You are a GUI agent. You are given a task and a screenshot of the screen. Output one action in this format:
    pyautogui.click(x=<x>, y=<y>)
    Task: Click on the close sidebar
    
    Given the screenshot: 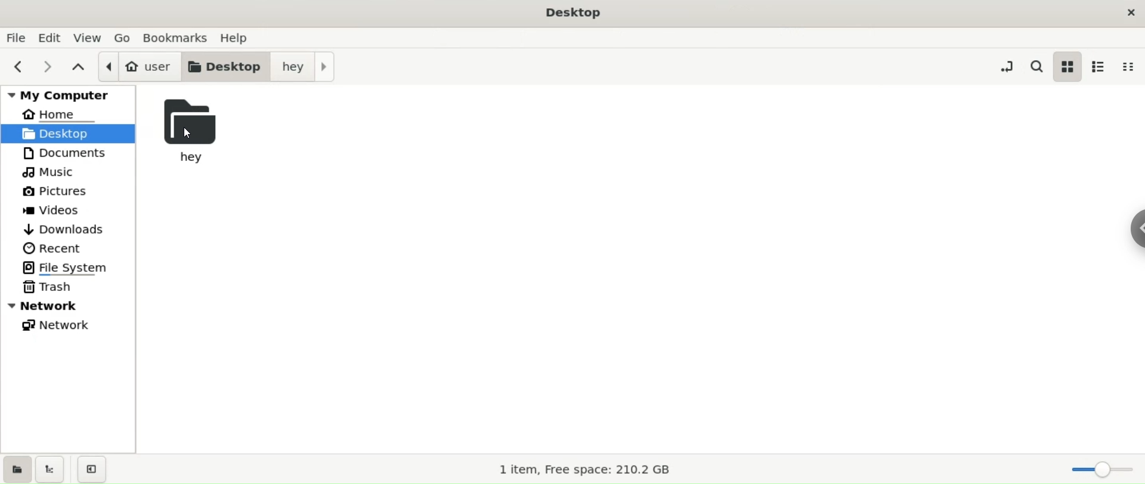 What is the action you would take?
    pyautogui.click(x=94, y=468)
    